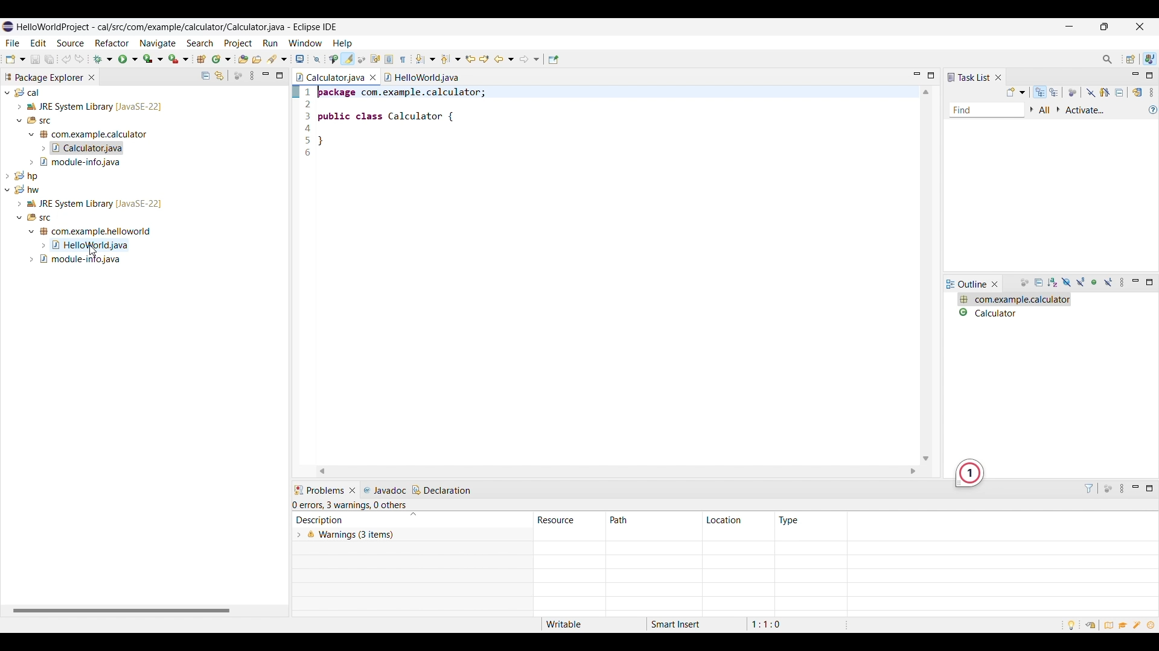 The image size is (1159, 651). Describe the element at coordinates (925, 459) in the screenshot. I see `Quick slide to bottom` at that location.